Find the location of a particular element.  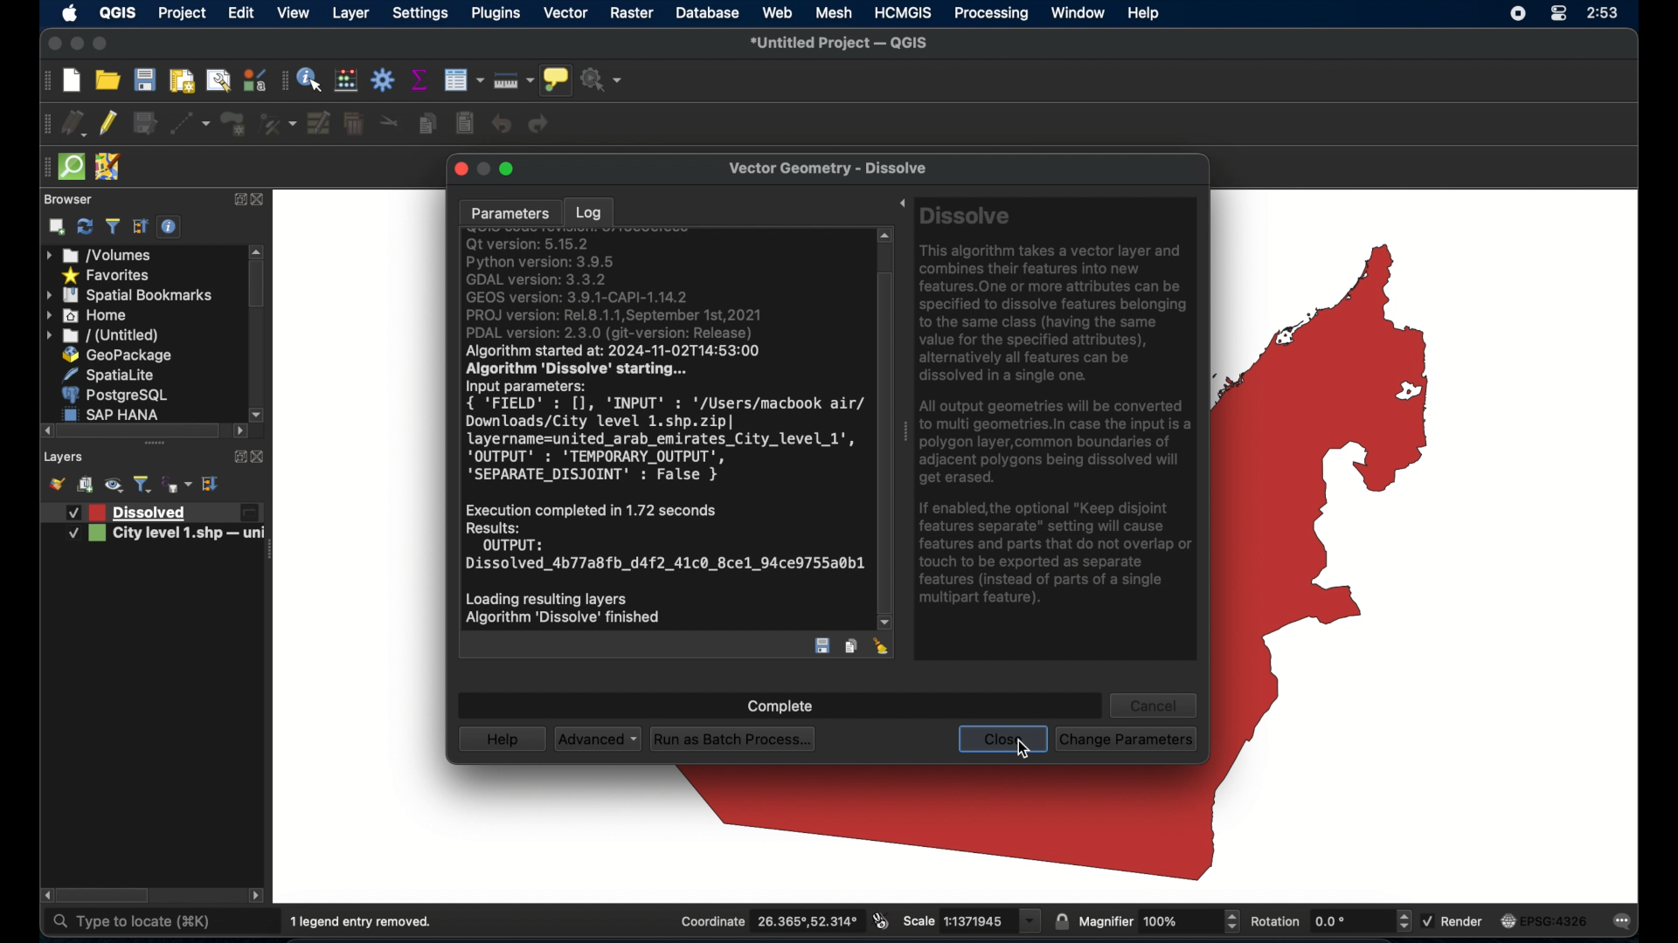

show map tips is located at coordinates (559, 81).